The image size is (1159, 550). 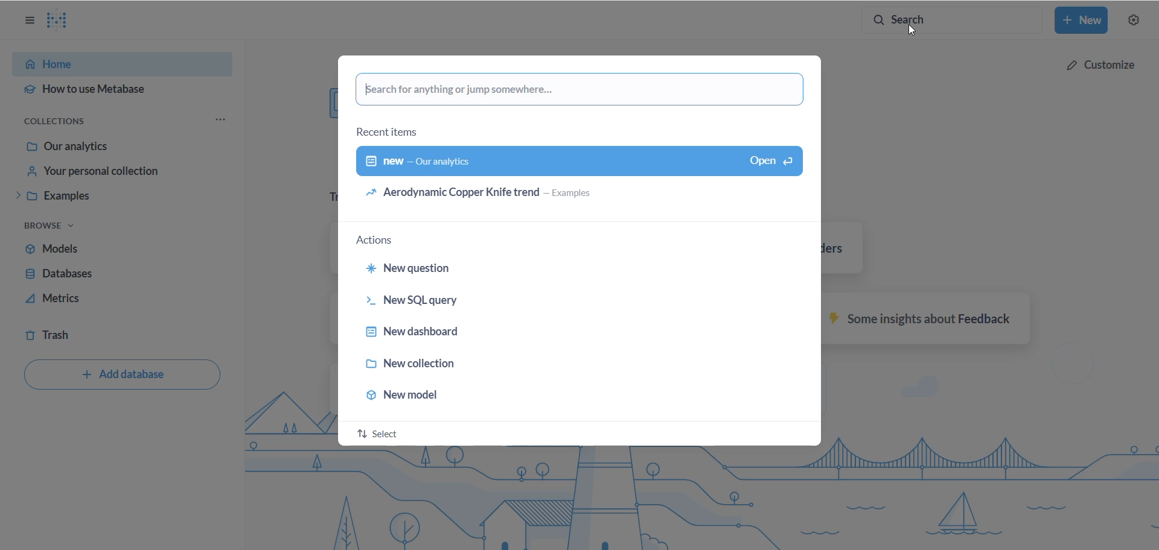 What do you see at coordinates (30, 21) in the screenshot?
I see `OPTIONS` at bounding box center [30, 21].